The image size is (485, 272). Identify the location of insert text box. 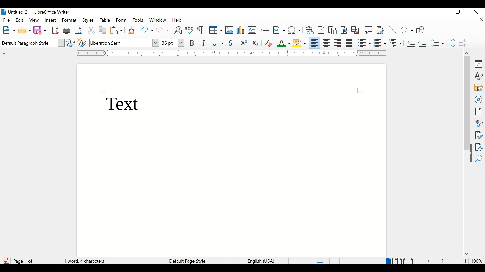
(252, 30).